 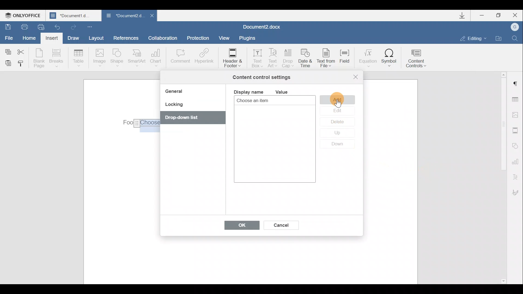 What do you see at coordinates (22, 26) in the screenshot?
I see `Print file` at bounding box center [22, 26].